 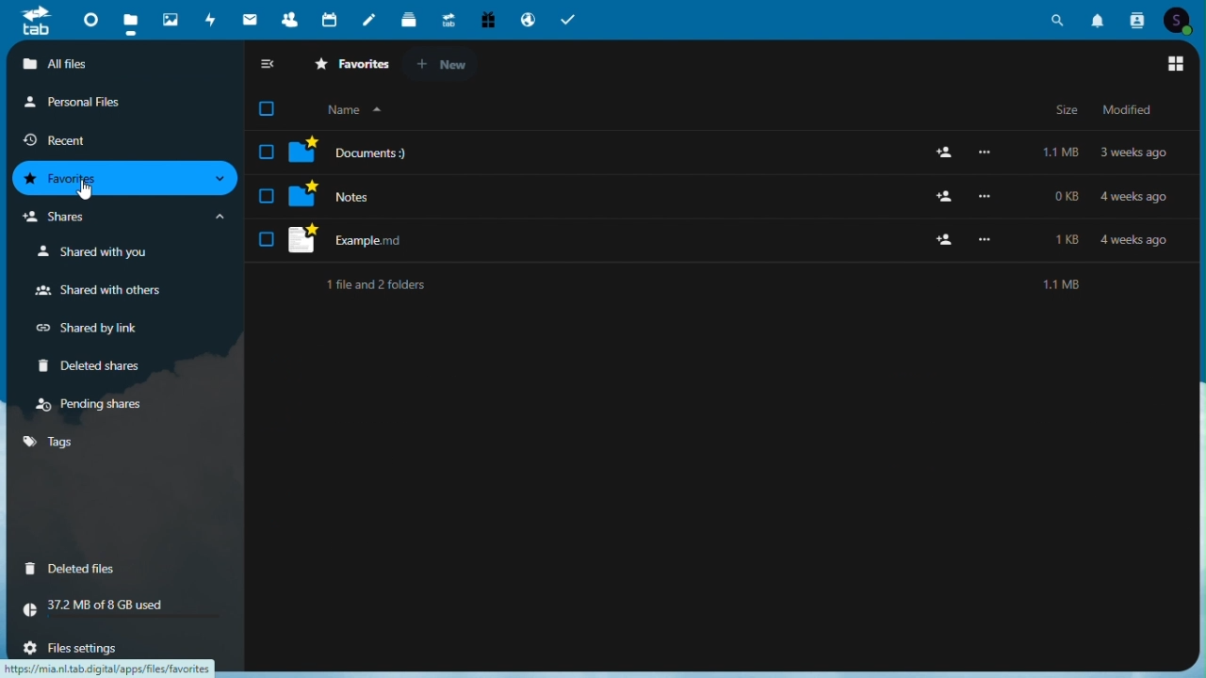 What do you see at coordinates (88, 328) in the screenshot?
I see `Shared by link` at bounding box center [88, 328].